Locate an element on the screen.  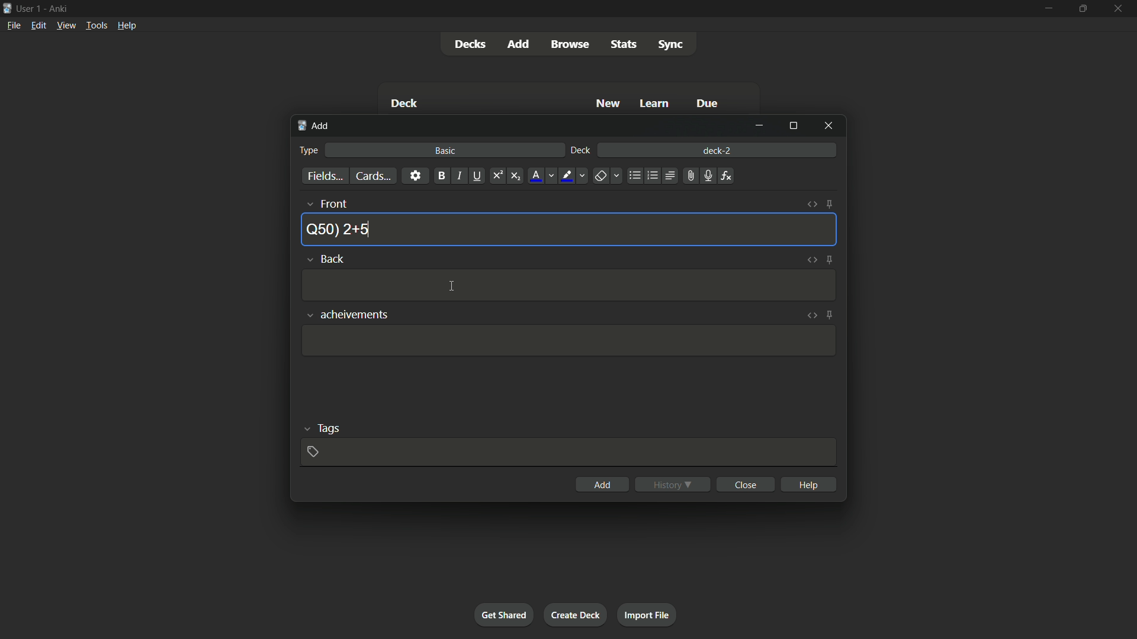
subscript is located at coordinates (516, 176).